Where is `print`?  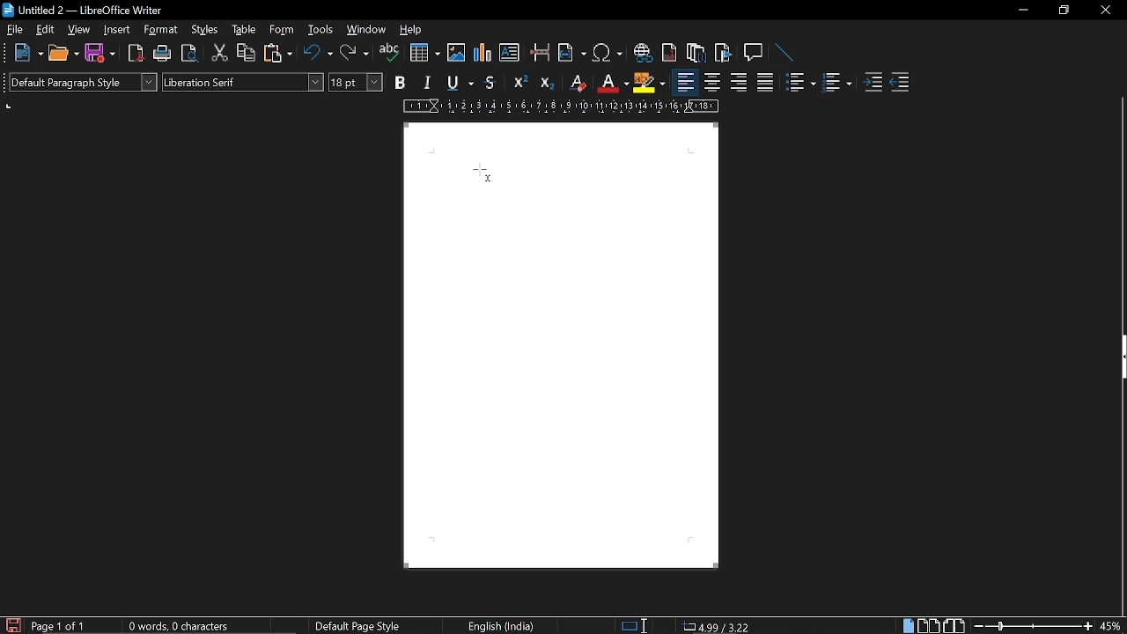 print is located at coordinates (160, 53).